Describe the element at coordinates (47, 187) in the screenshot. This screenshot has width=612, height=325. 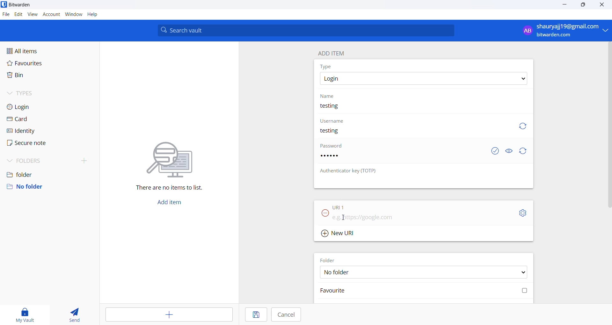
I see `no folder` at that location.